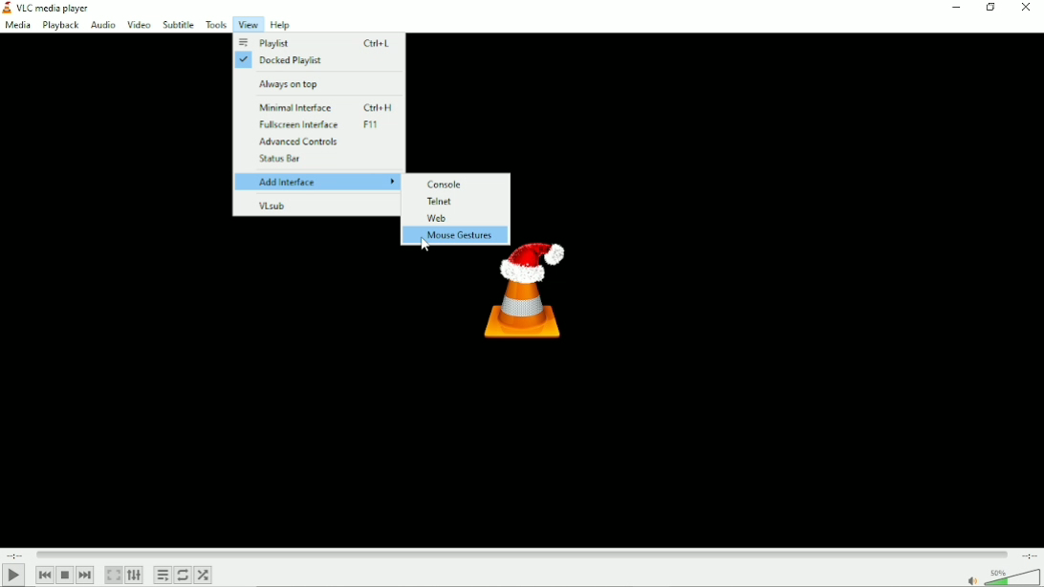 The image size is (1044, 587). What do you see at coordinates (459, 218) in the screenshot?
I see `Web` at bounding box center [459, 218].